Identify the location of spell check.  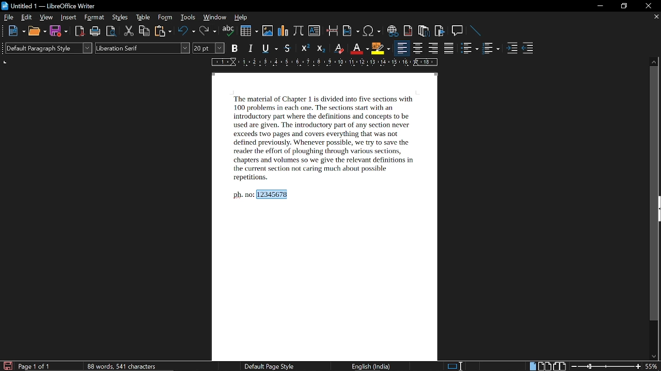
(229, 31).